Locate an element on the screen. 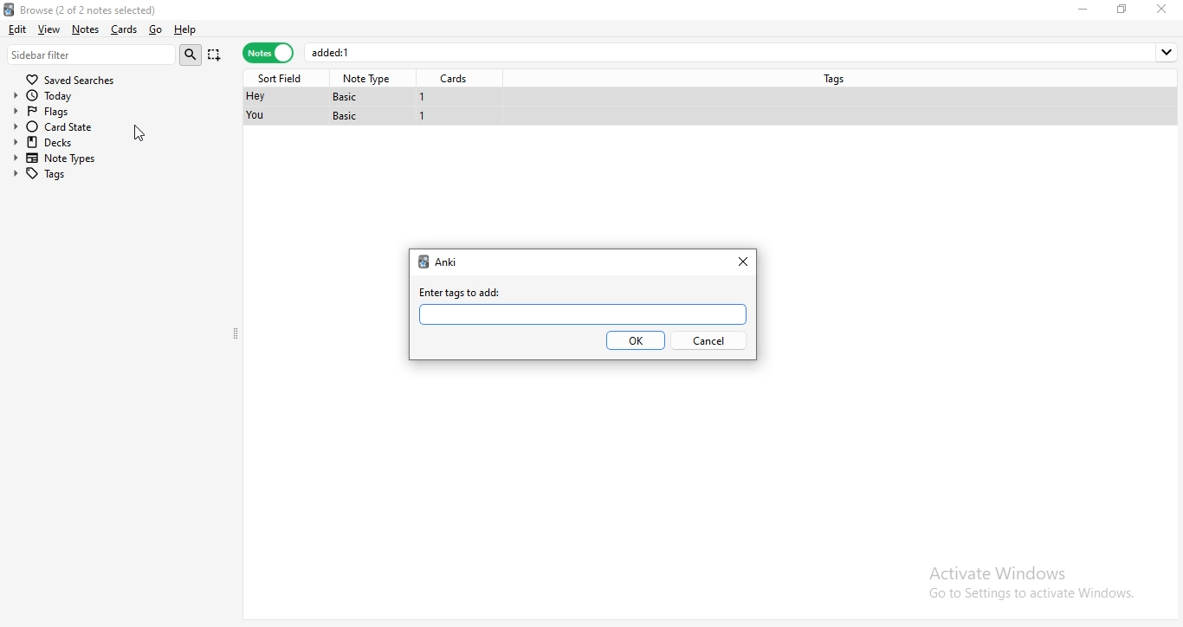 The height and width of the screenshot is (627, 1183). notes is located at coordinates (268, 54).